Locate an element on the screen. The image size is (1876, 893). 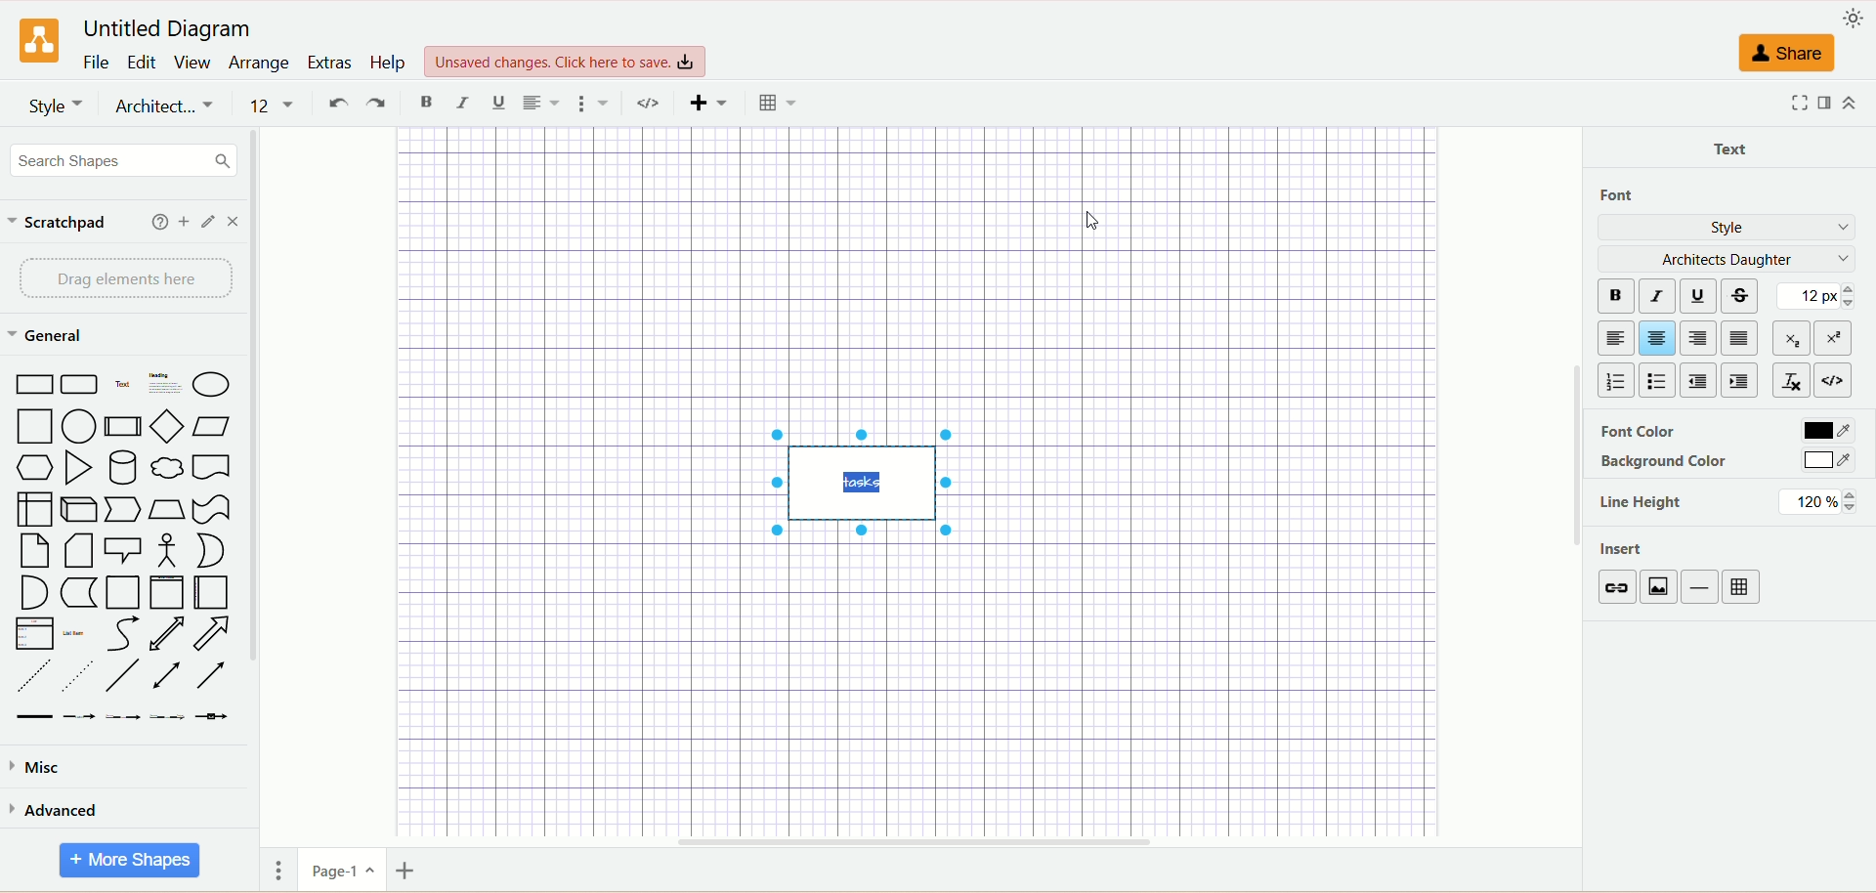
background color is located at coordinates (1666, 463).